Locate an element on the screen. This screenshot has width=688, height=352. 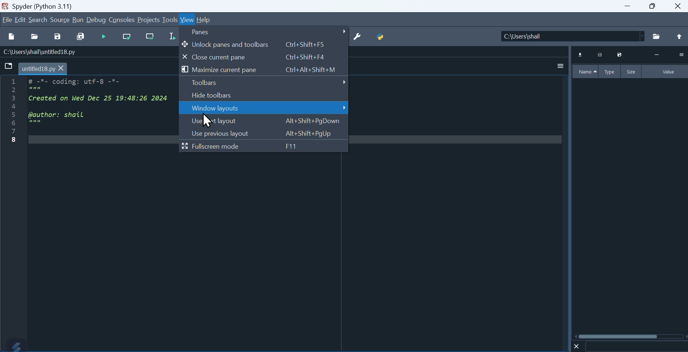
More is located at coordinates (657, 55).